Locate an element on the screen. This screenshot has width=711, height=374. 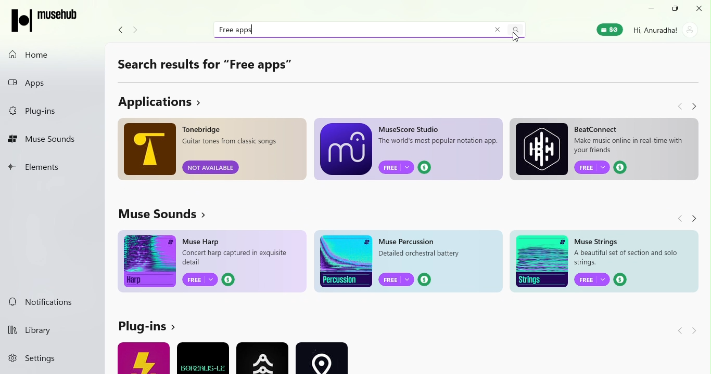
Cursor is located at coordinates (518, 34).